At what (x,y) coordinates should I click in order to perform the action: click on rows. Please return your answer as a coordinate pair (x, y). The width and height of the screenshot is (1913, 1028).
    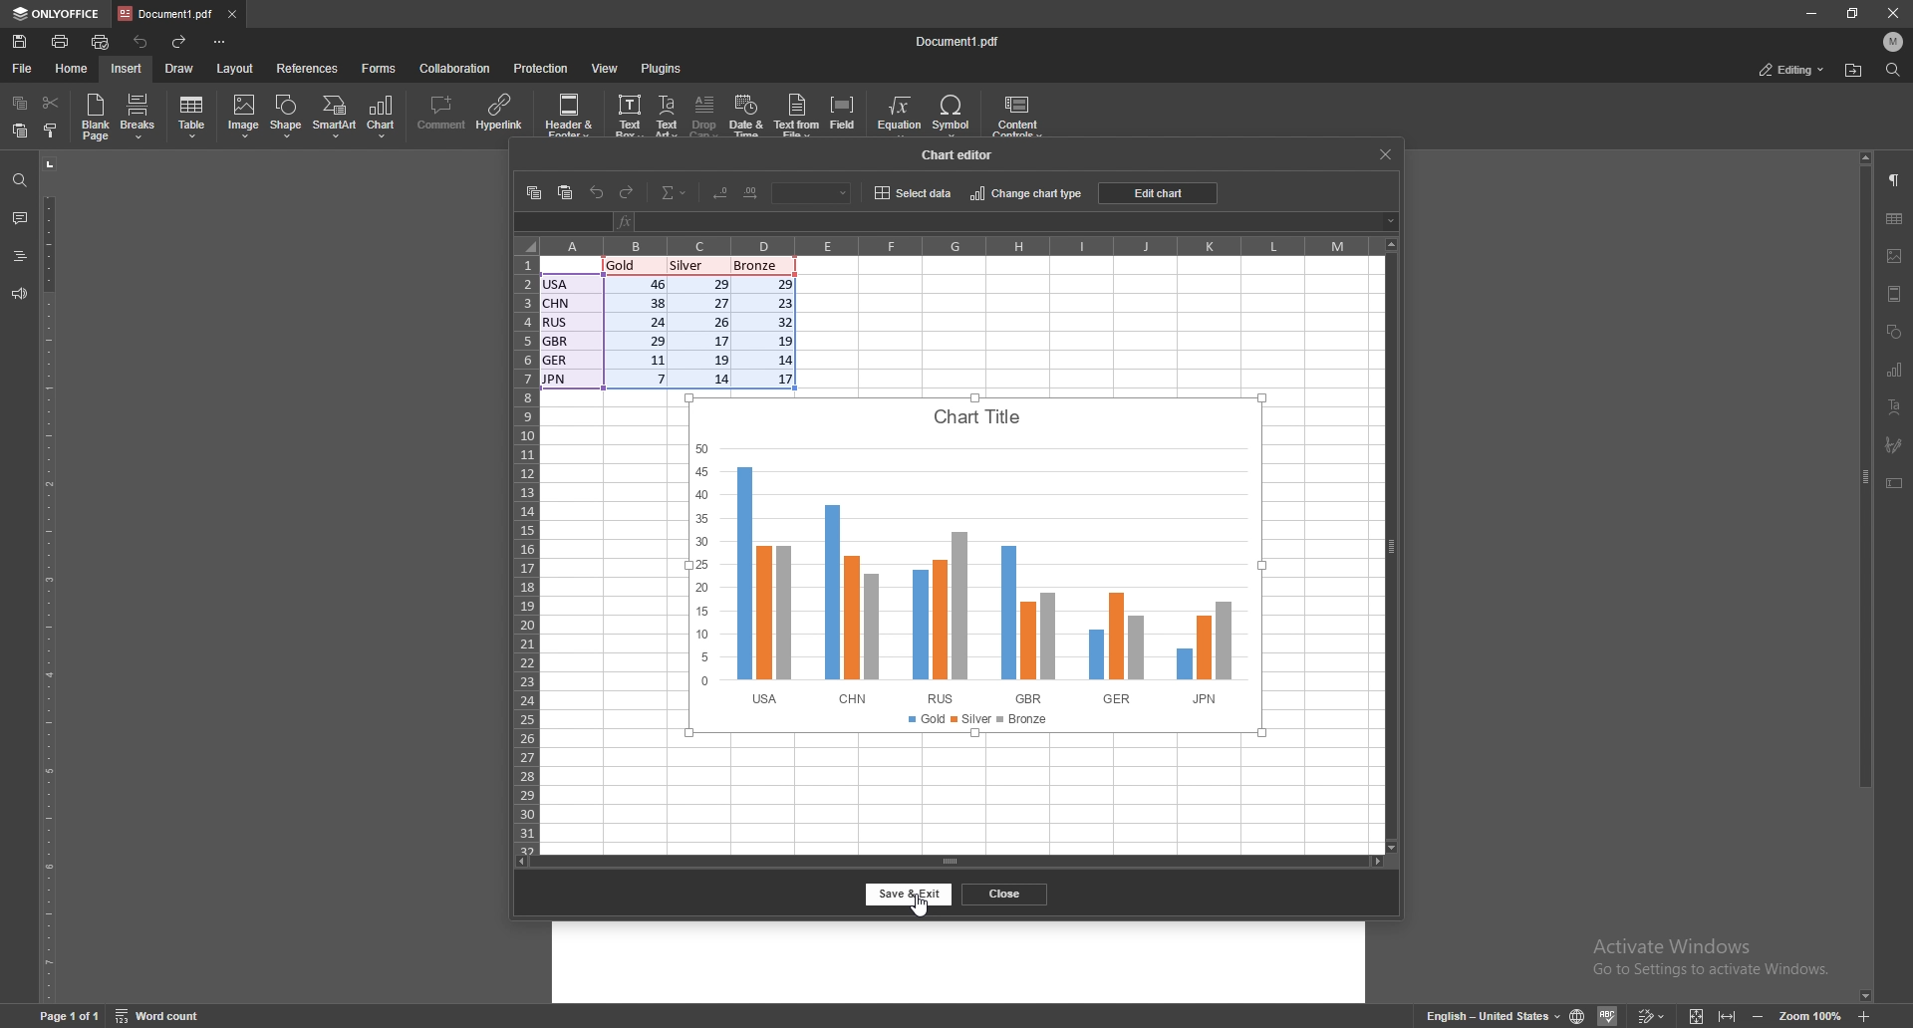
    Looking at the image, I should click on (527, 555).